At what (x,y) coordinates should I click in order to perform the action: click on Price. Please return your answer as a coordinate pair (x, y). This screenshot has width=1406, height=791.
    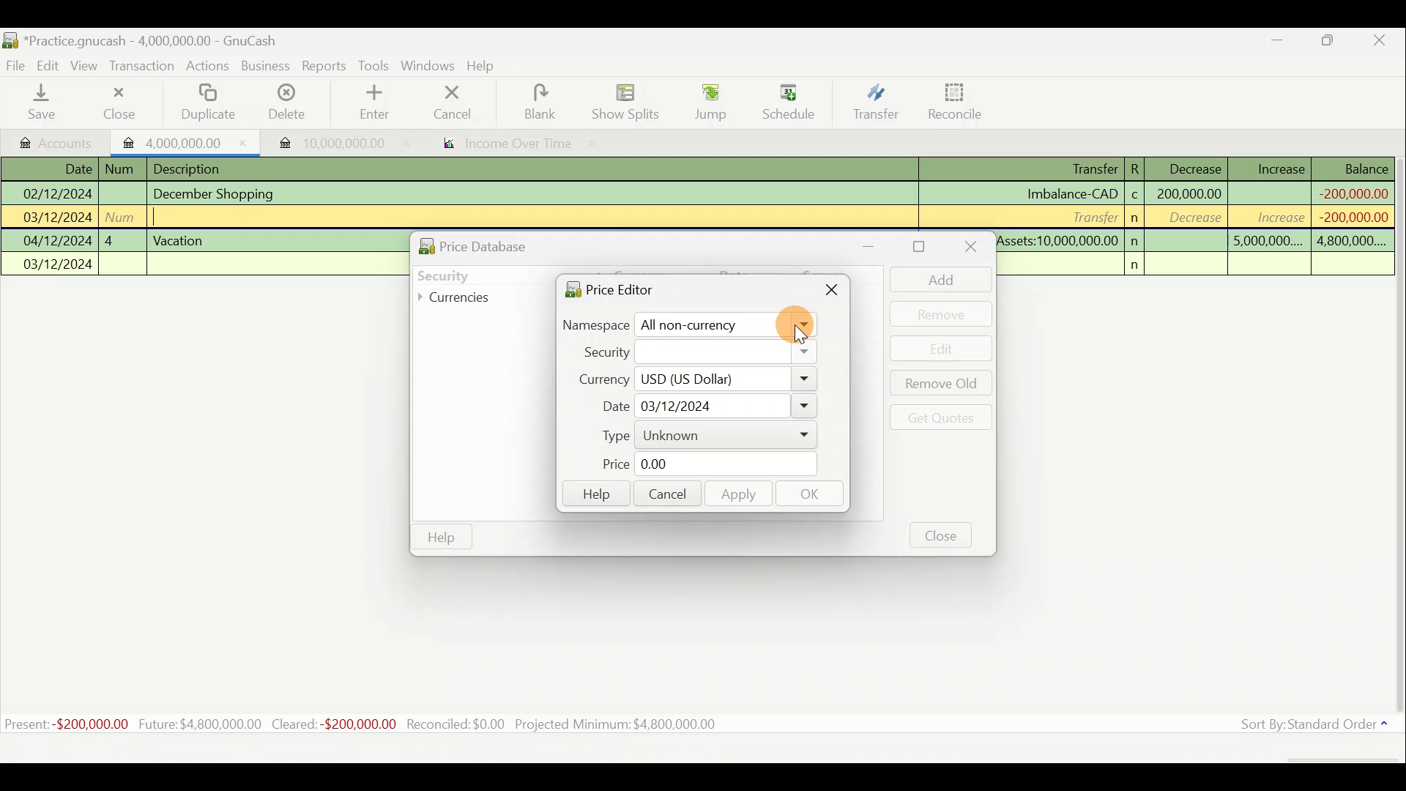
    Looking at the image, I should click on (699, 464).